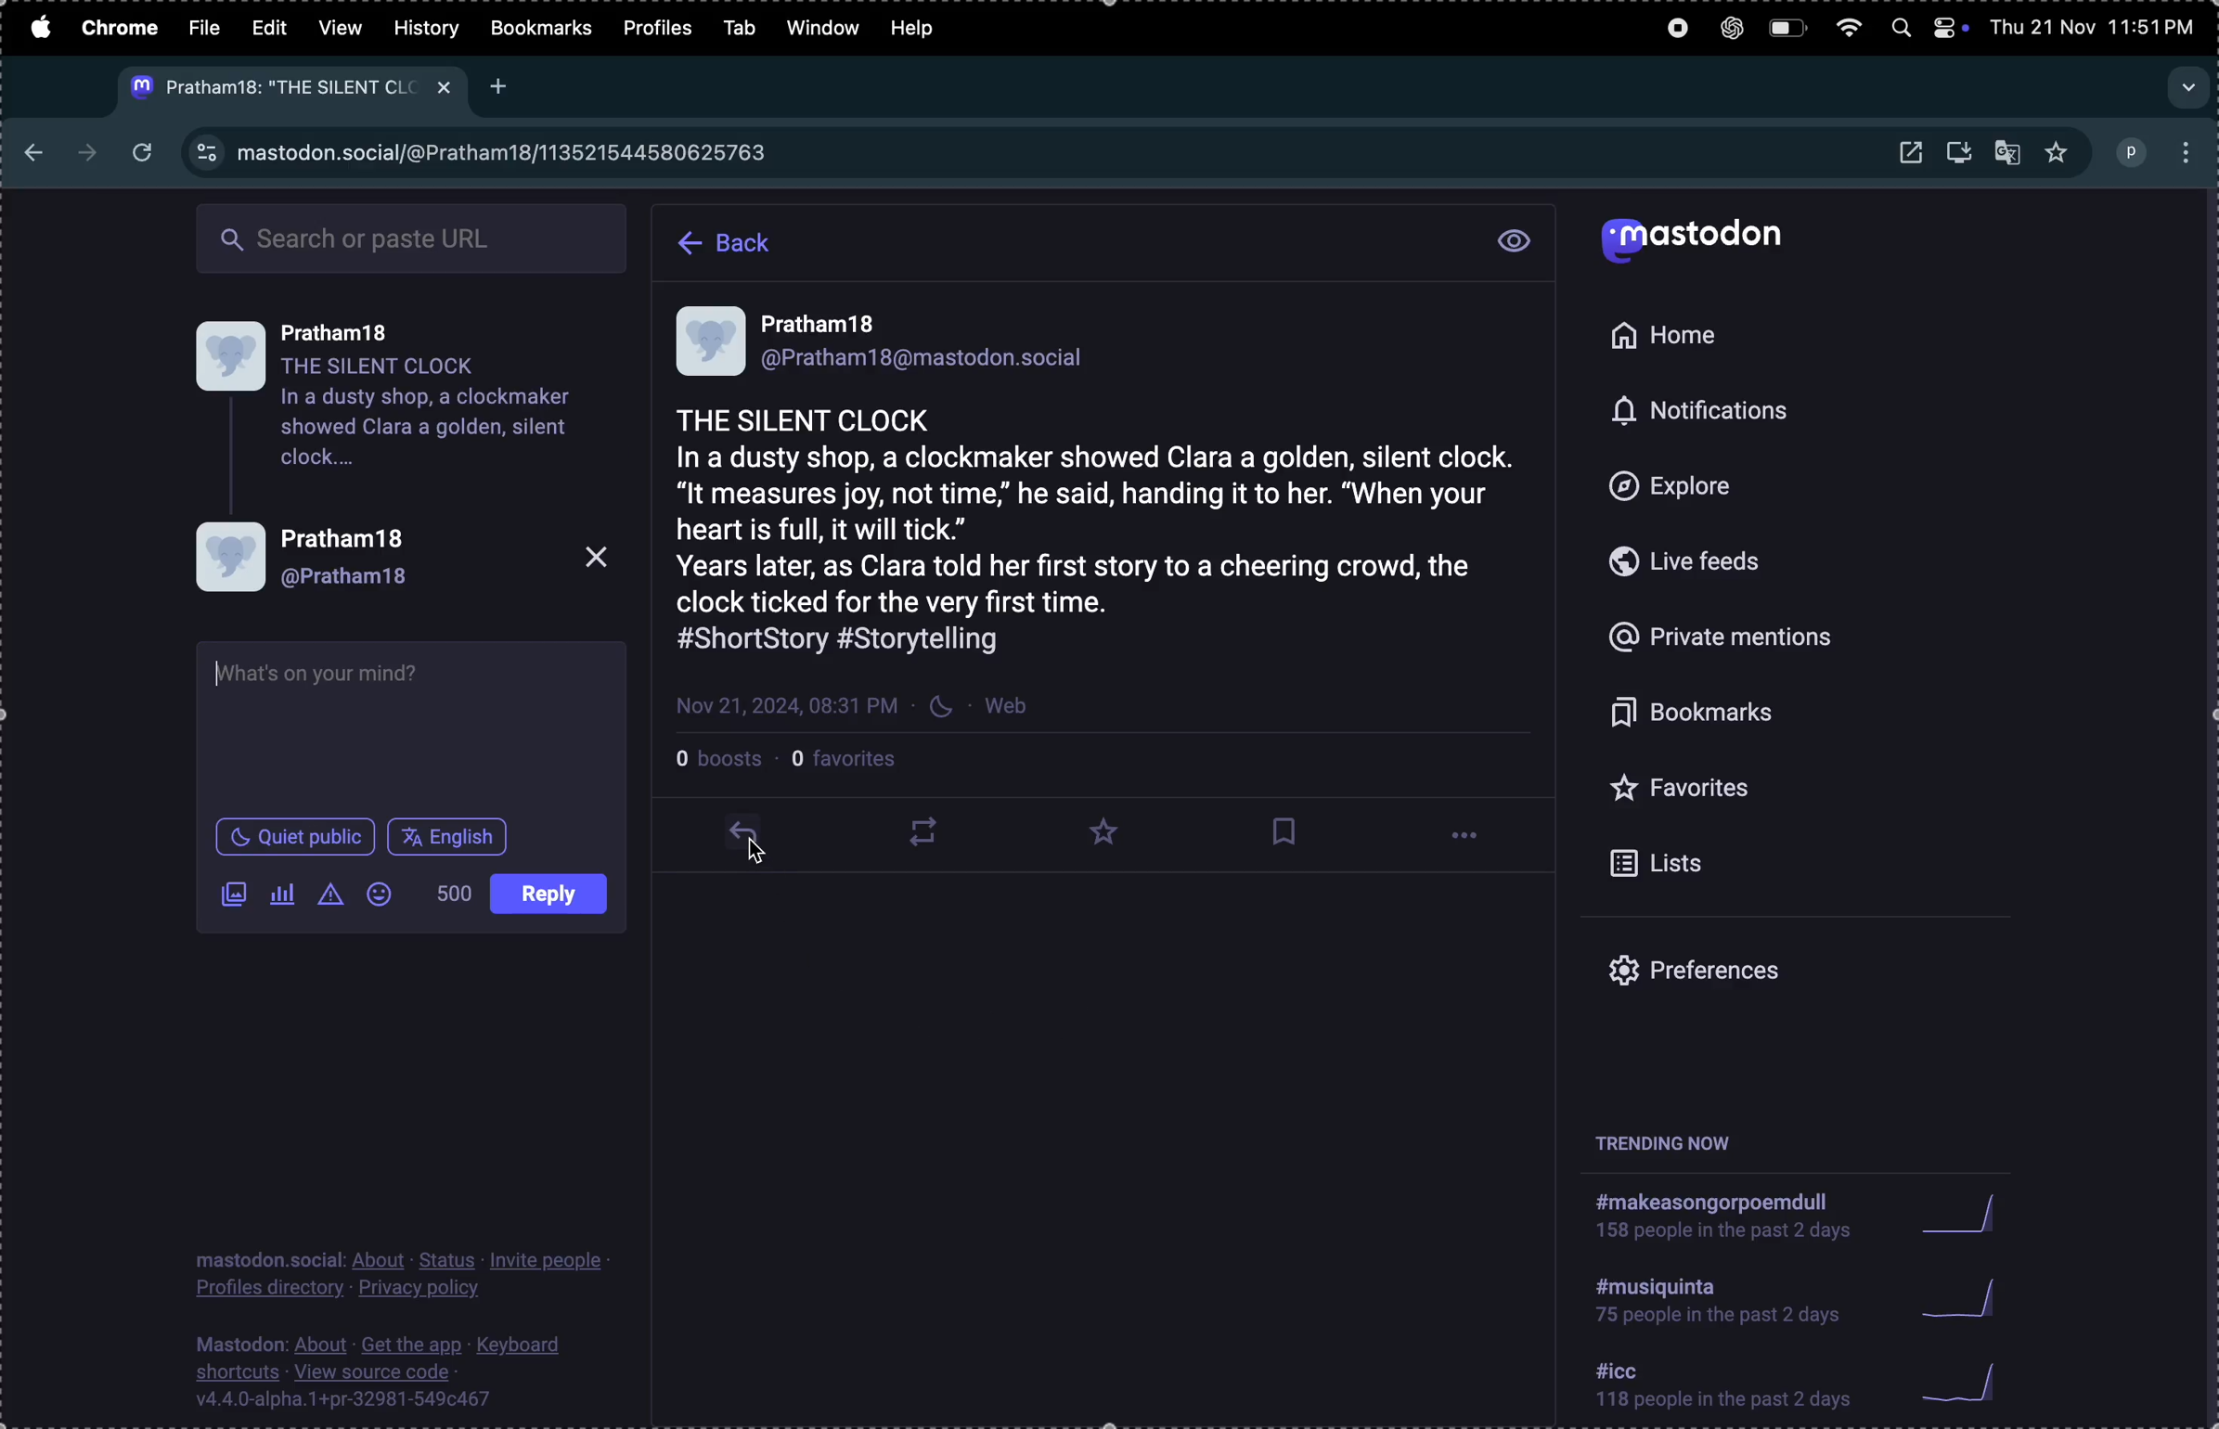  What do you see at coordinates (426, 27) in the screenshot?
I see `history` at bounding box center [426, 27].